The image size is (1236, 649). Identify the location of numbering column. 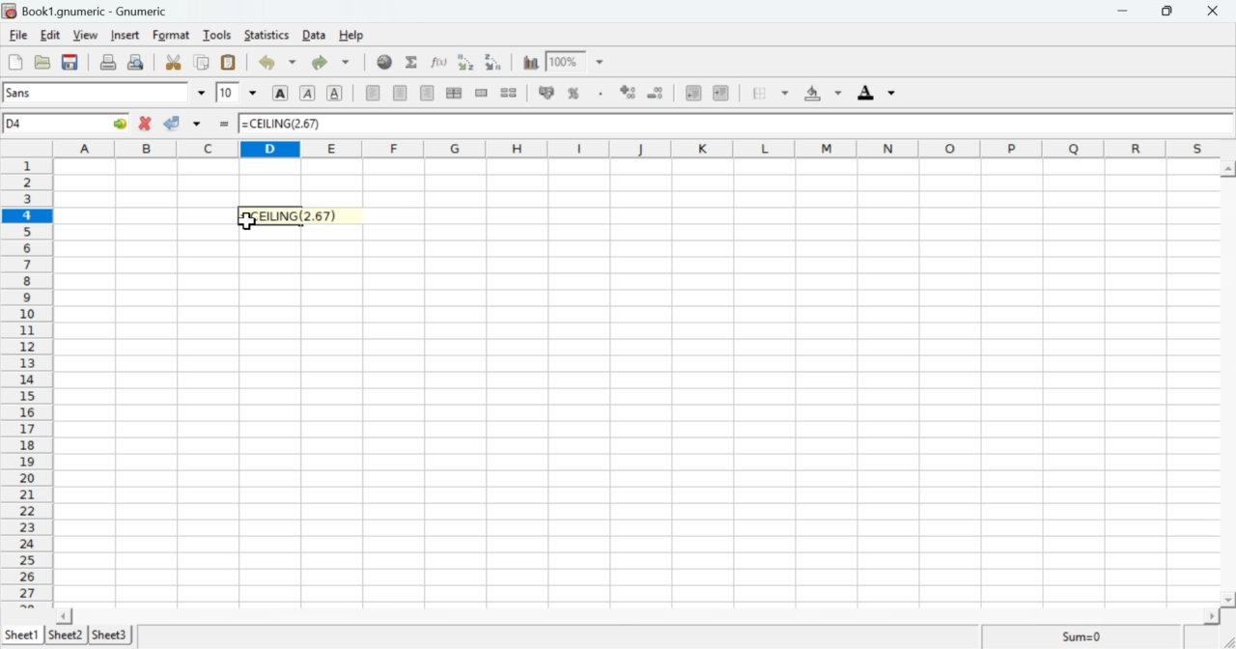
(27, 381).